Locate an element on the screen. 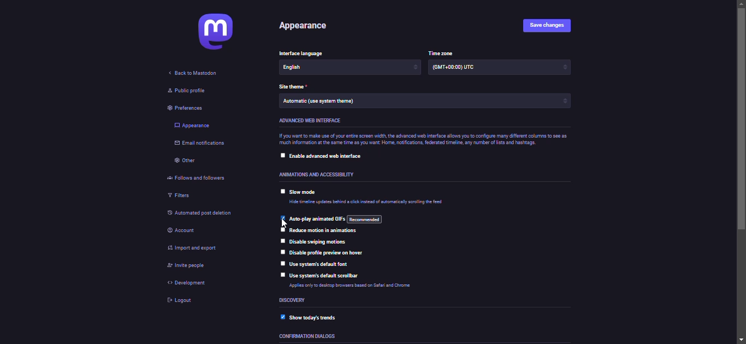  disable profile preview on hover is located at coordinates (336, 253).